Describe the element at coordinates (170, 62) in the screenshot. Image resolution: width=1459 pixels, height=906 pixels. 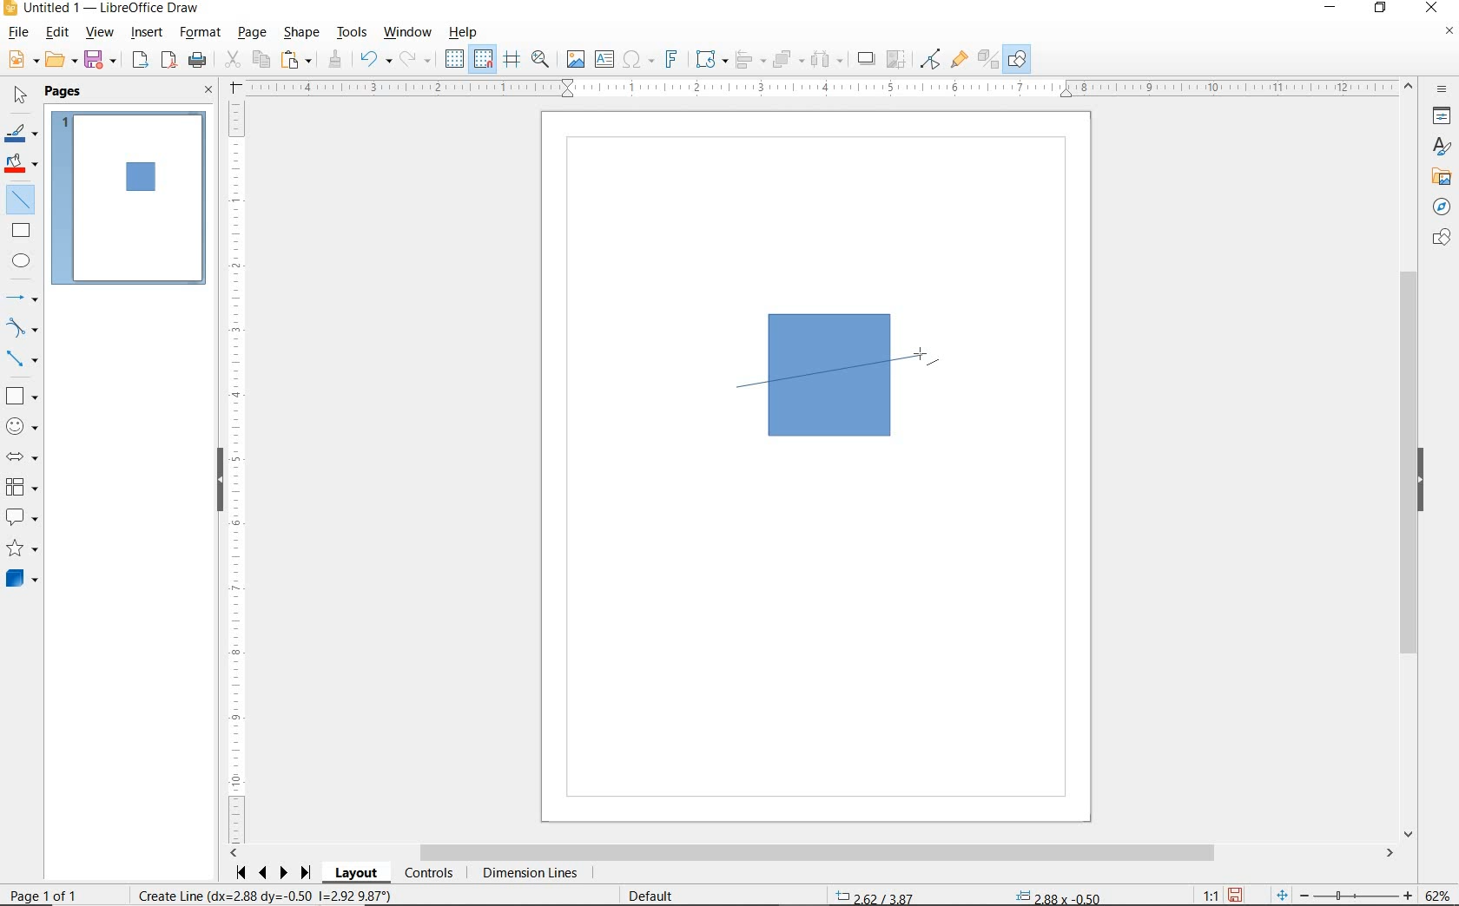
I see `EXPORT AS PDF` at that location.